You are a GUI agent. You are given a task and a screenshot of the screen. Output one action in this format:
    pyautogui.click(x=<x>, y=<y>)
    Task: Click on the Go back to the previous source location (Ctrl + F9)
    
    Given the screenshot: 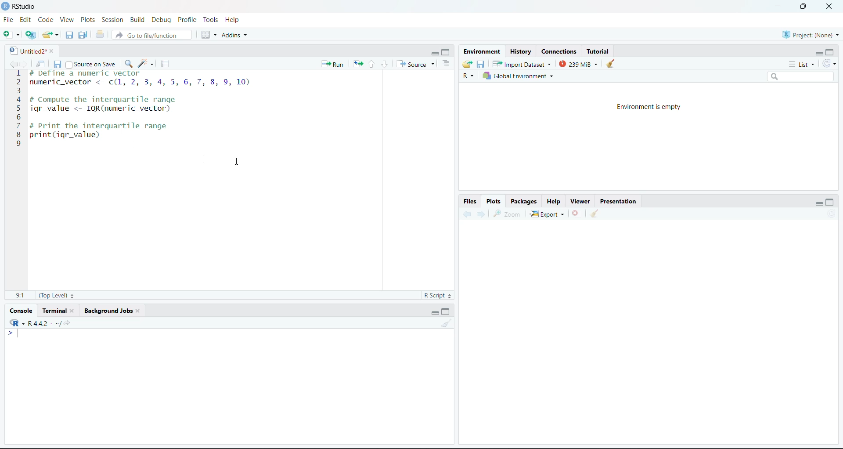 What is the action you would take?
    pyautogui.click(x=13, y=62)
    